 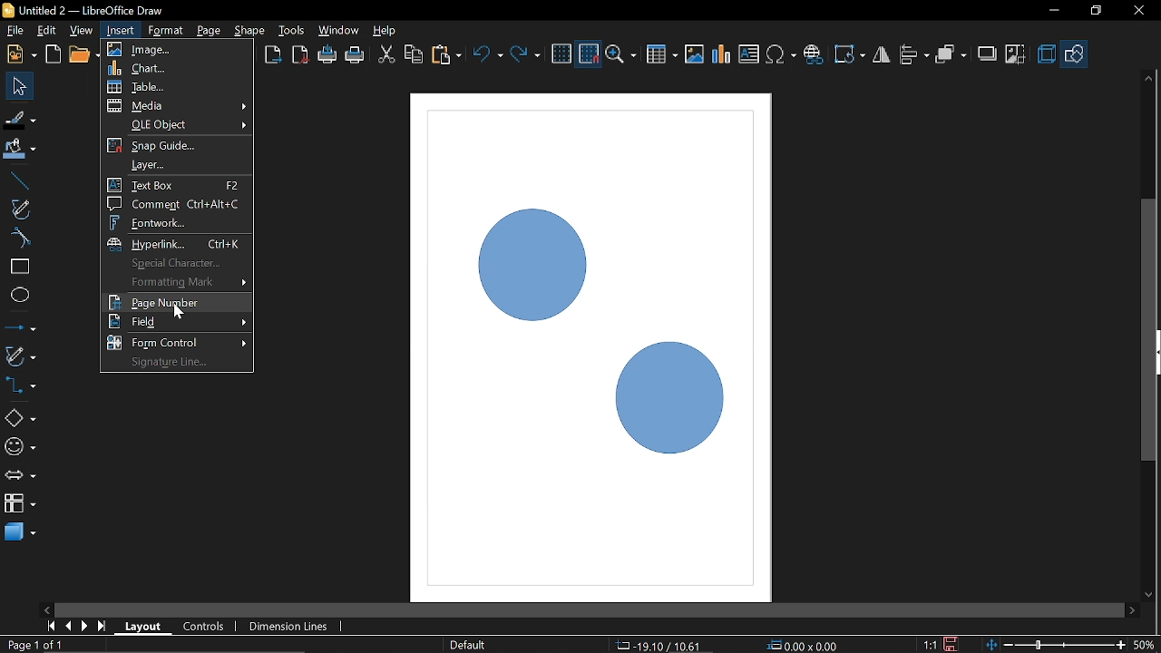 What do you see at coordinates (1154, 353) in the screenshot?
I see `Sidebar` at bounding box center [1154, 353].